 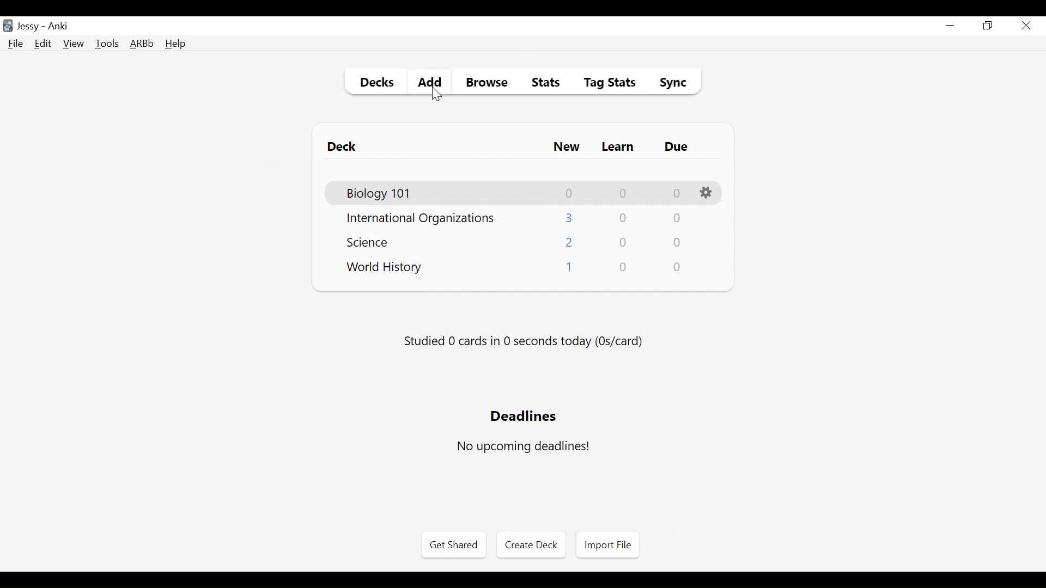 I want to click on Due Card Count, so click(x=678, y=267).